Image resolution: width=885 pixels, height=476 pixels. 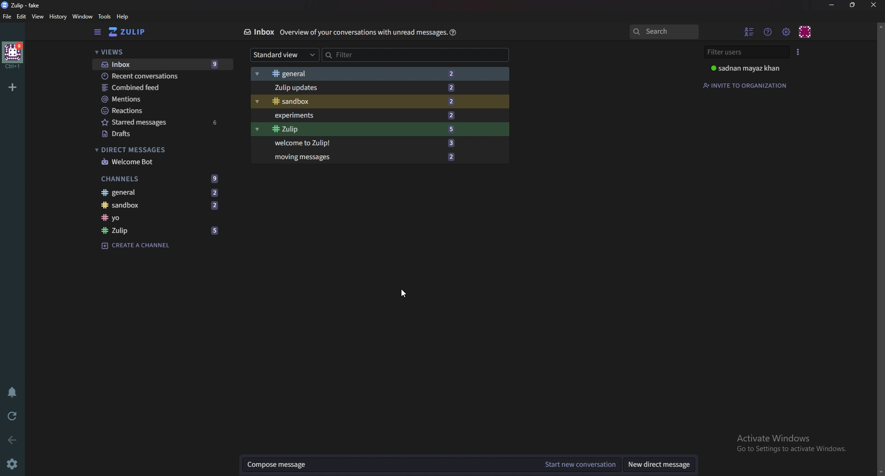 I want to click on Standard view, so click(x=283, y=55).